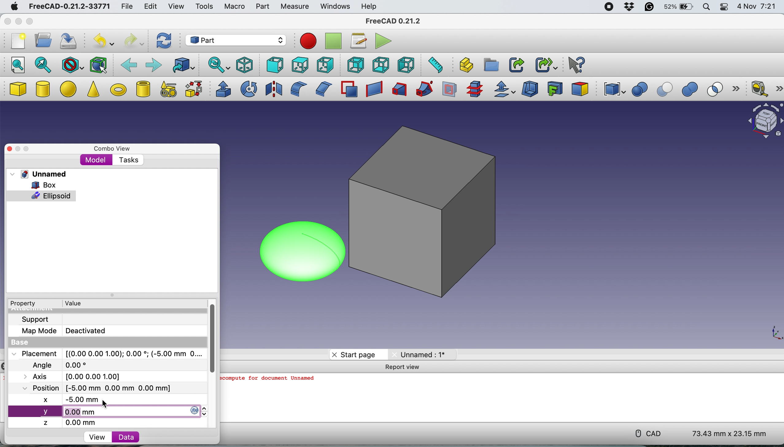 This screenshot has height=447, width=784. Describe the element at coordinates (262, 8) in the screenshot. I see `part` at that location.